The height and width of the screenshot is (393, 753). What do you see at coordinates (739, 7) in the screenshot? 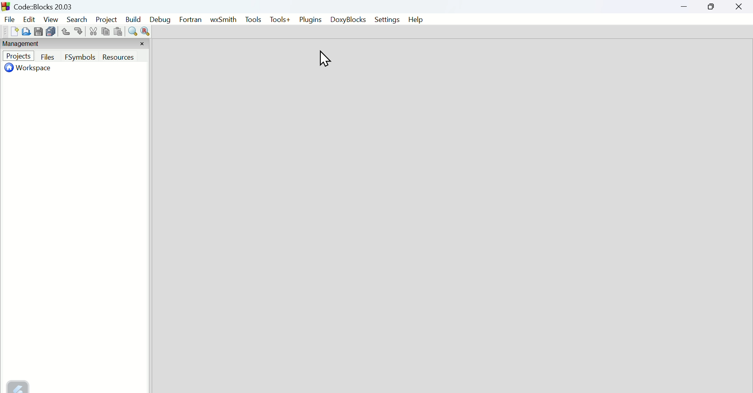
I see `Close` at bounding box center [739, 7].